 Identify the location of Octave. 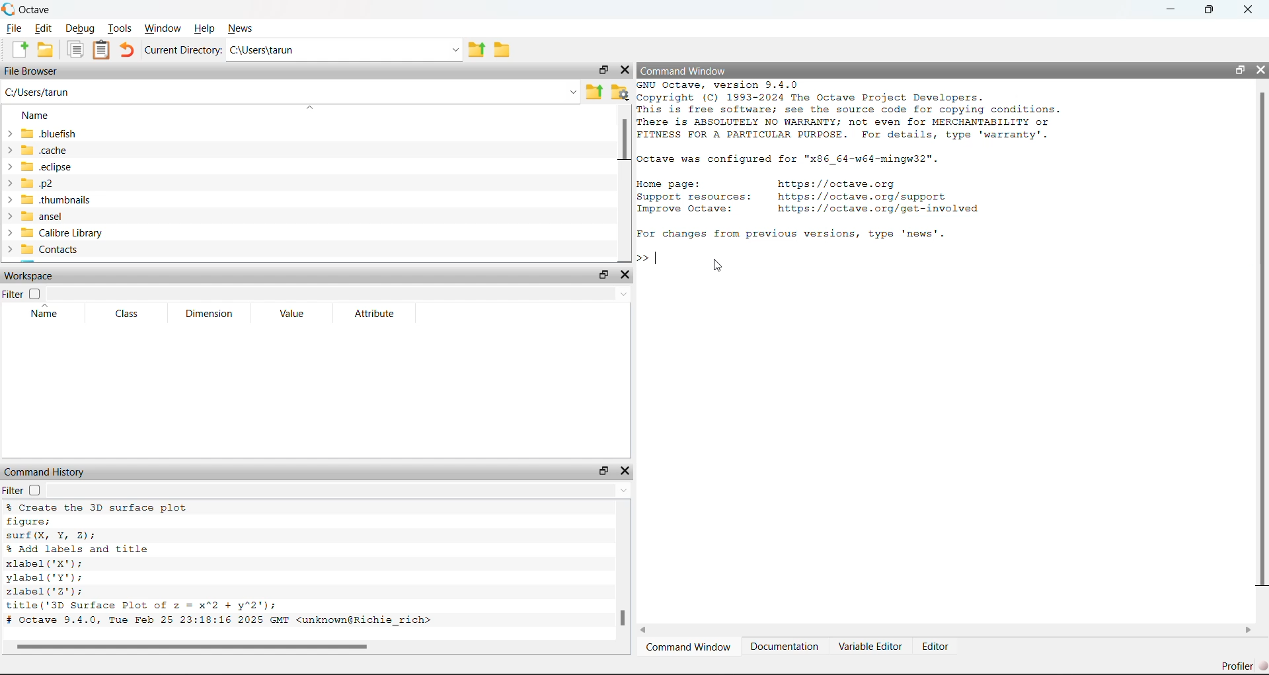
(28, 10).